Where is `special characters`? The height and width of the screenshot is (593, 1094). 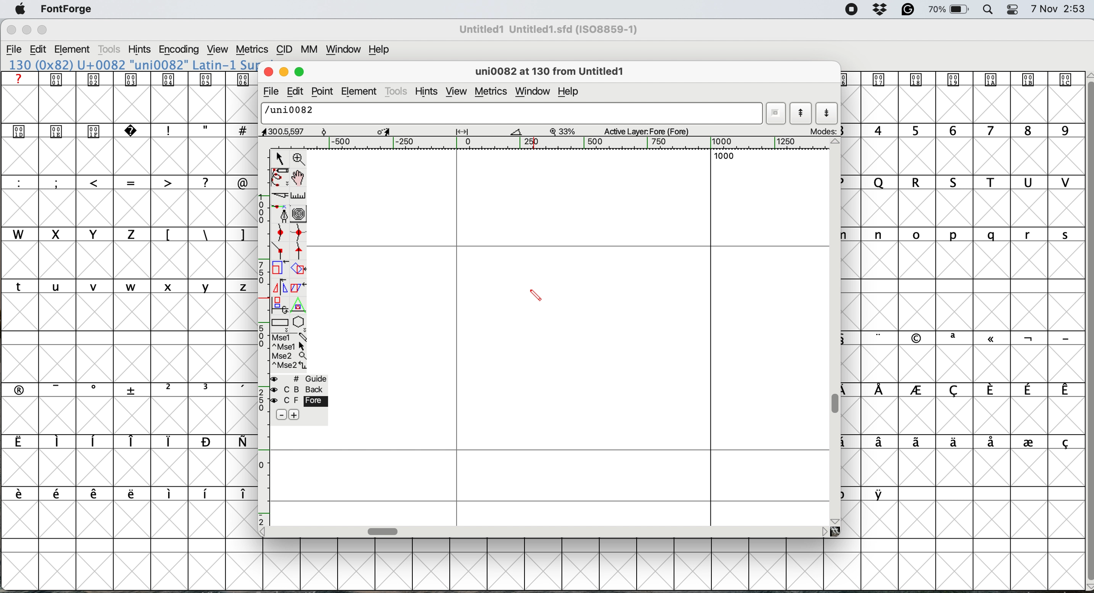
special characters is located at coordinates (869, 494).